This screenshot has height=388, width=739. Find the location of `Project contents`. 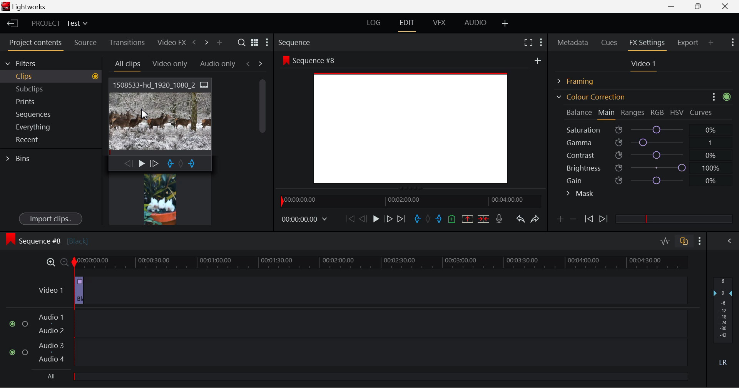

Project contents is located at coordinates (35, 44).